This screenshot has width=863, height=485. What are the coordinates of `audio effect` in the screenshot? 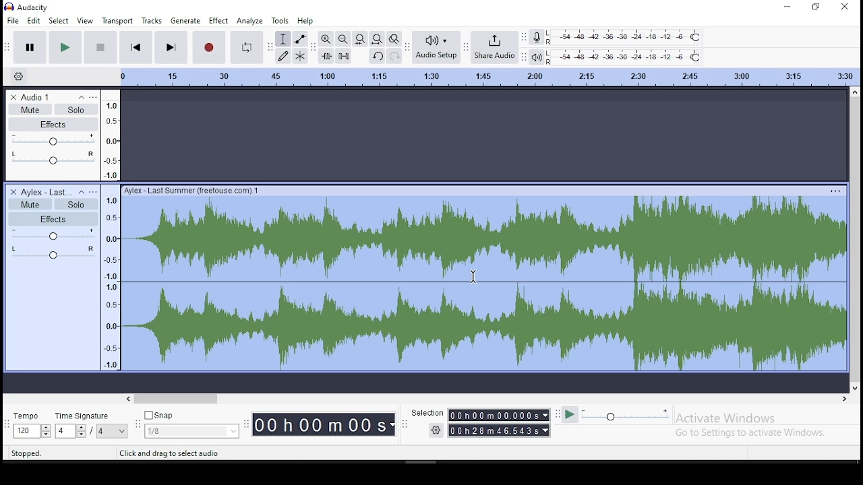 It's located at (52, 163).